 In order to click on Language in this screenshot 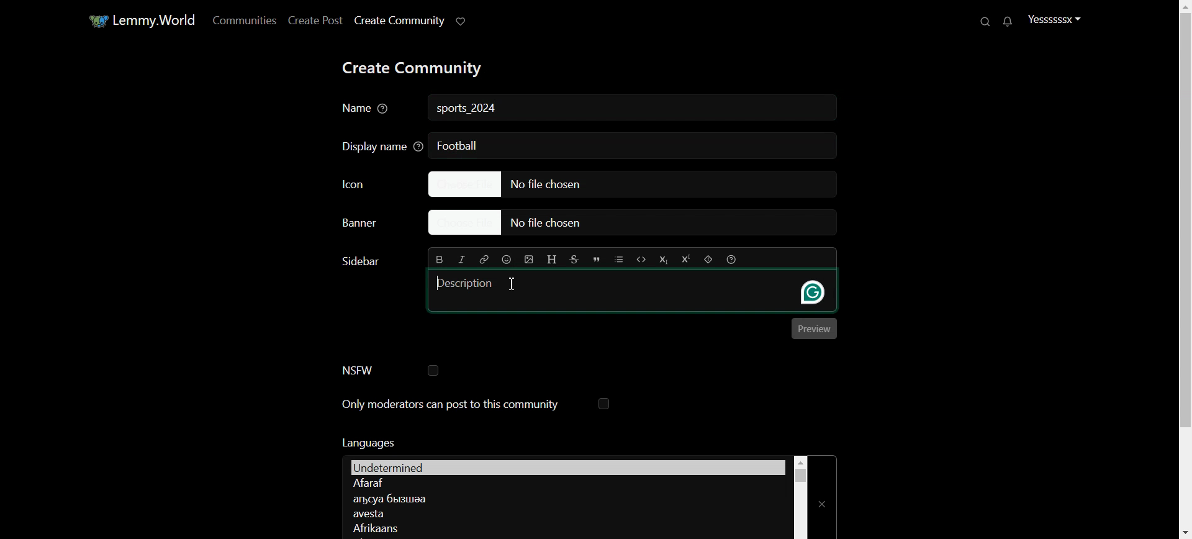, I will do `click(564, 498)`.